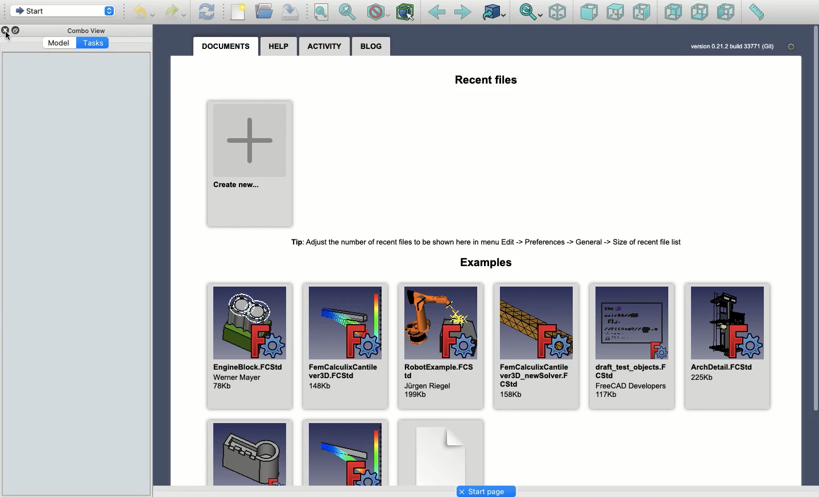  Describe the element at coordinates (239, 12) in the screenshot. I see `New` at that location.